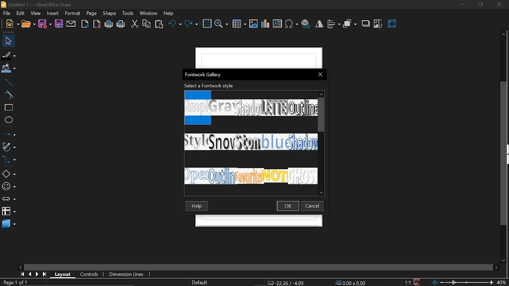 Image resolution: width=509 pixels, height=286 pixels. Describe the element at coordinates (59, 24) in the screenshot. I see `save as` at that location.